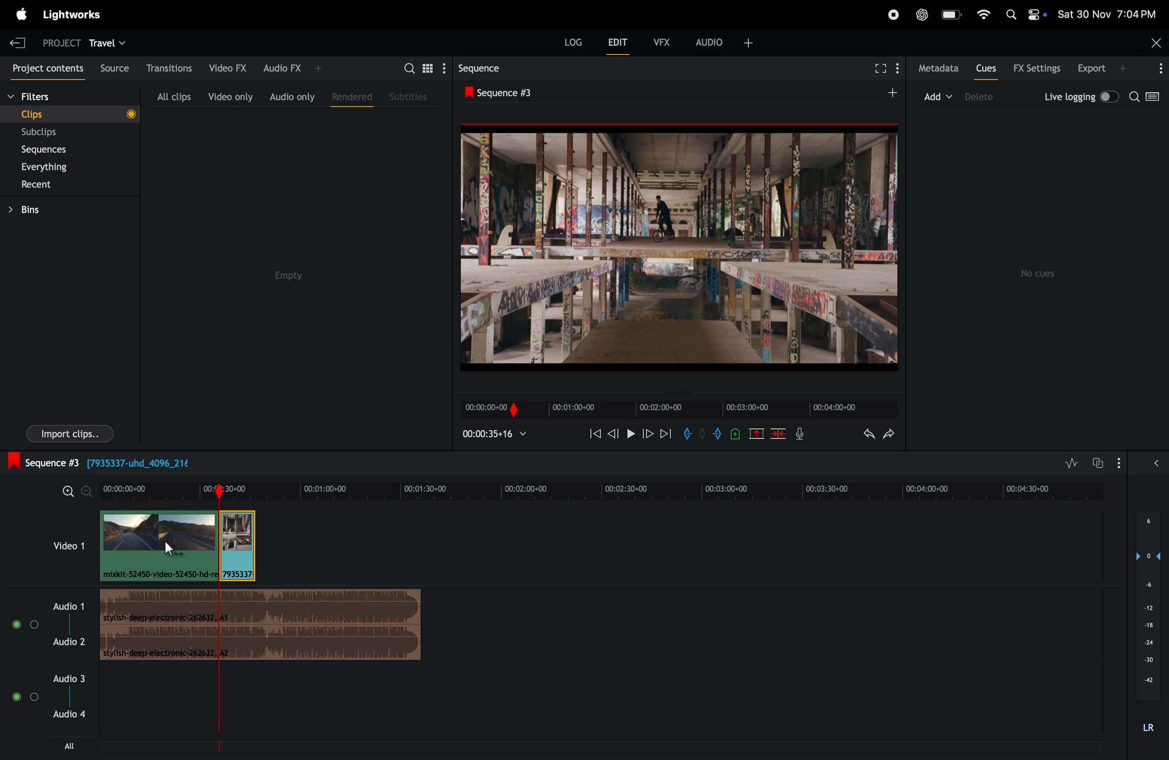 The image size is (1169, 760). Describe the element at coordinates (304, 278) in the screenshot. I see `Empty` at that location.